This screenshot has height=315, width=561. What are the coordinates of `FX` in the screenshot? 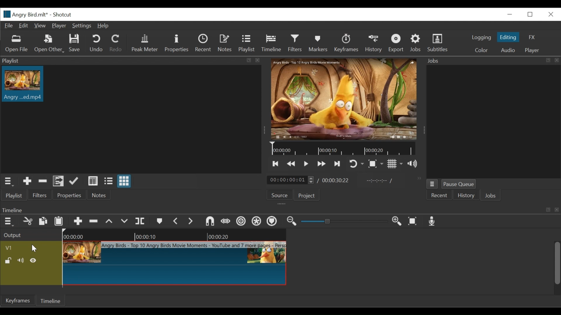 It's located at (532, 37).